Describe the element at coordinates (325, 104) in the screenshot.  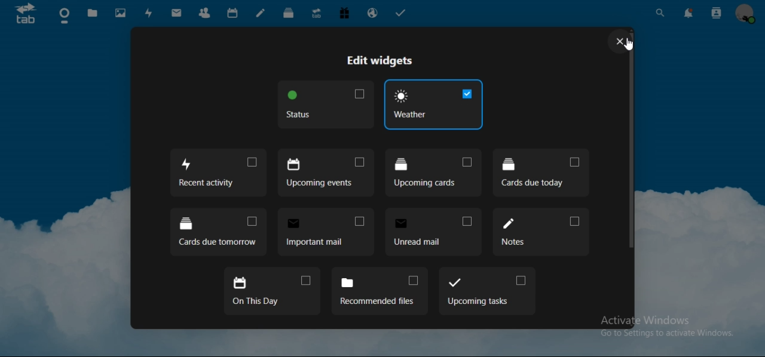
I see `status` at that location.